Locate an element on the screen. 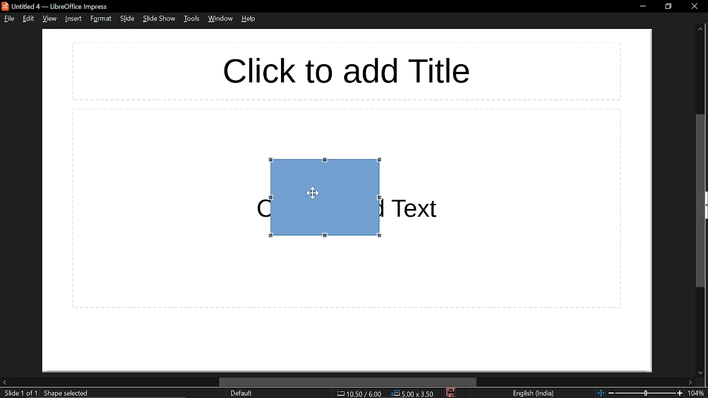 The width and height of the screenshot is (708, 398). shape info is located at coordinates (67, 393).